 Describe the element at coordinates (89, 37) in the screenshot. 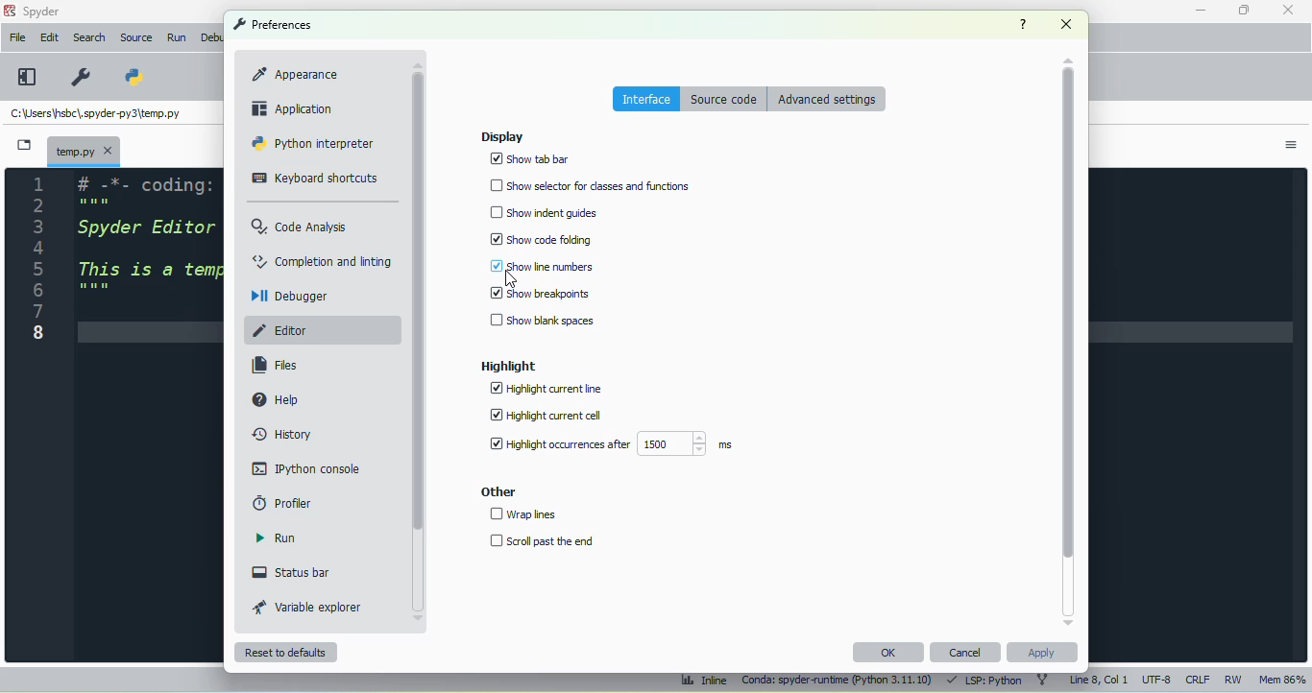

I see `search` at that location.